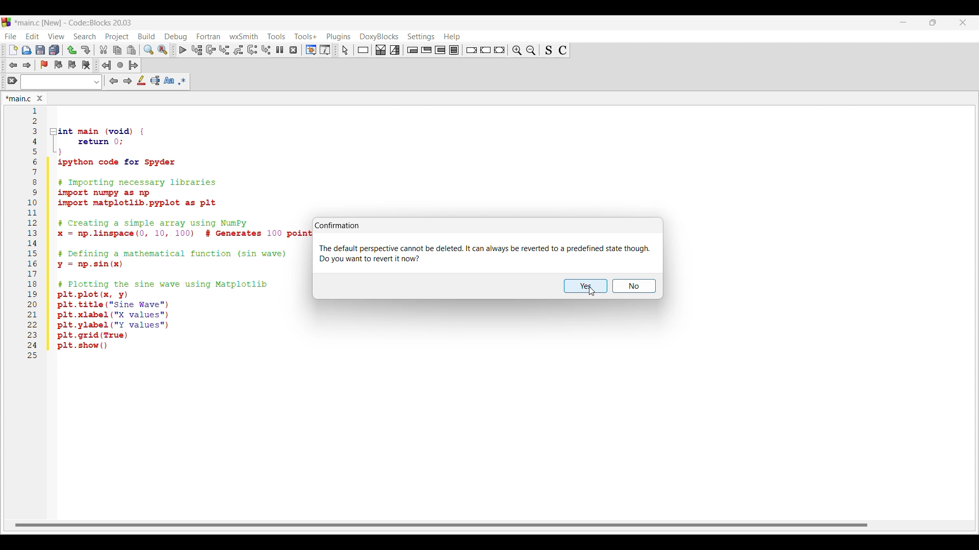 The width and height of the screenshot is (979, 550). Describe the element at coordinates (381, 50) in the screenshot. I see `Decision` at that location.